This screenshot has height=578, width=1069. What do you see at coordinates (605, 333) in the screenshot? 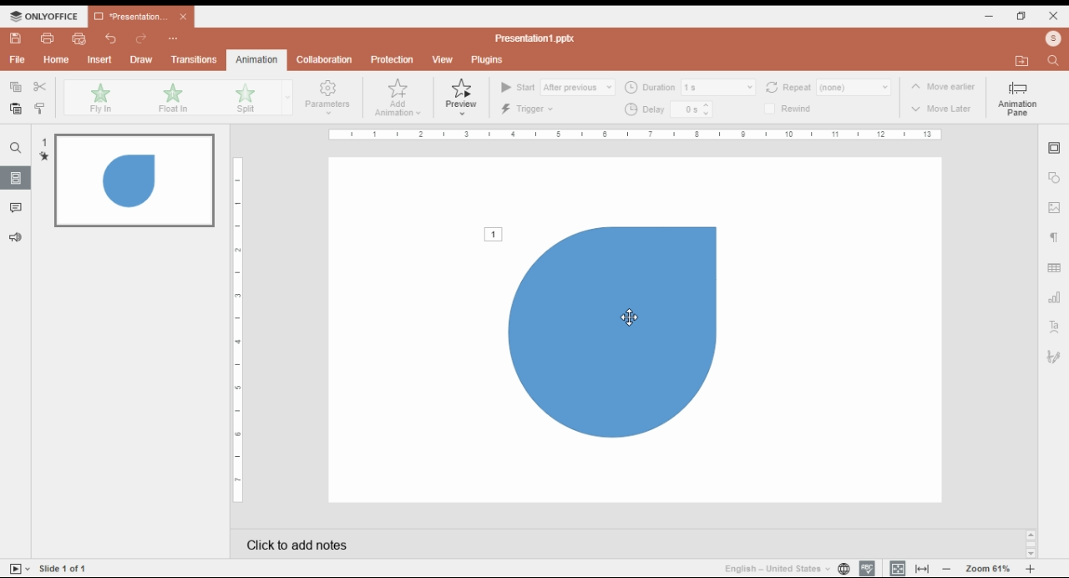
I see `shape` at bounding box center [605, 333].